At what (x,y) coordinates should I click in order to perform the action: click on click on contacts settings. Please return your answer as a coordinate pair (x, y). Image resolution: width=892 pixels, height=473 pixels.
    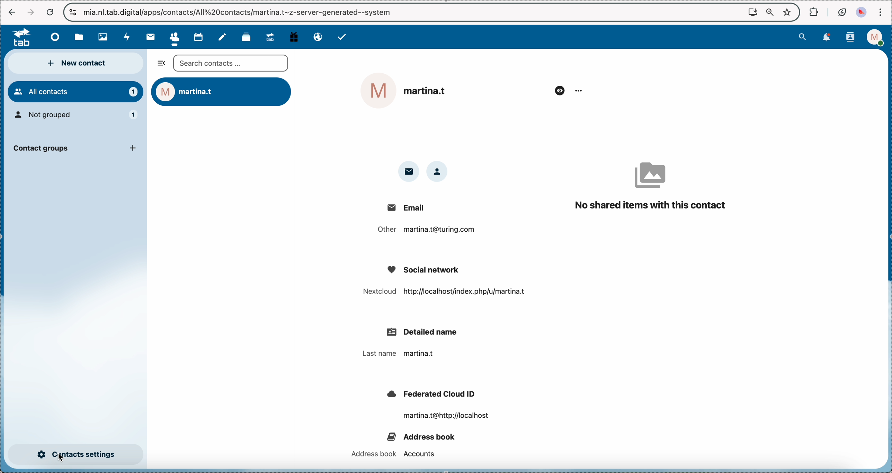
    Looking at the image, I should click on (76, 455).